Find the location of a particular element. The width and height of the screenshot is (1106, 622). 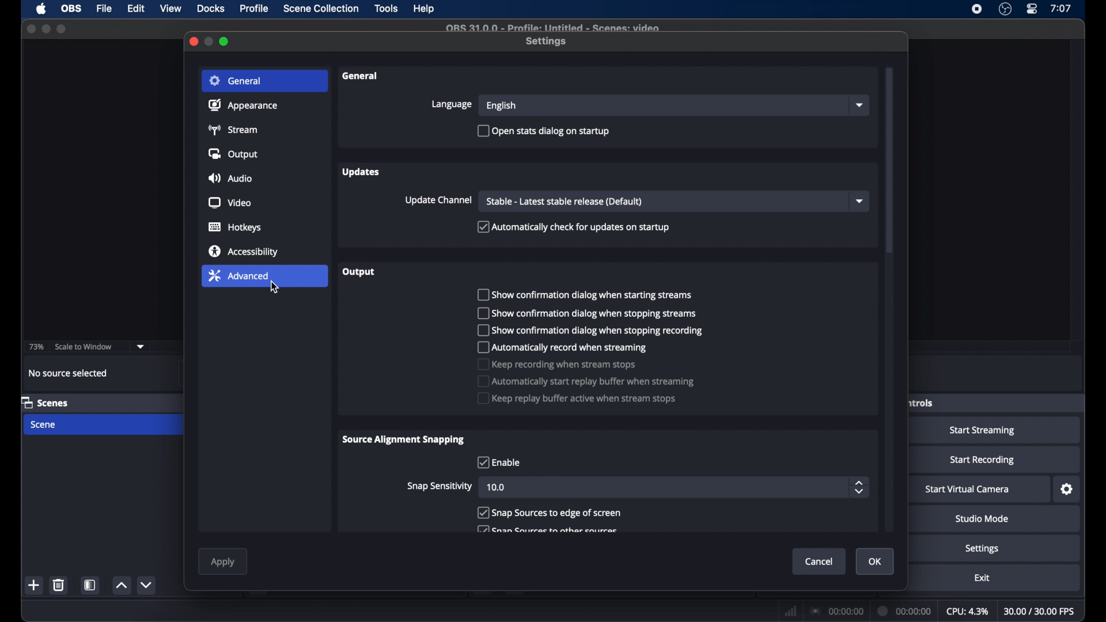

accessibility is located at coordinates (243, 251).